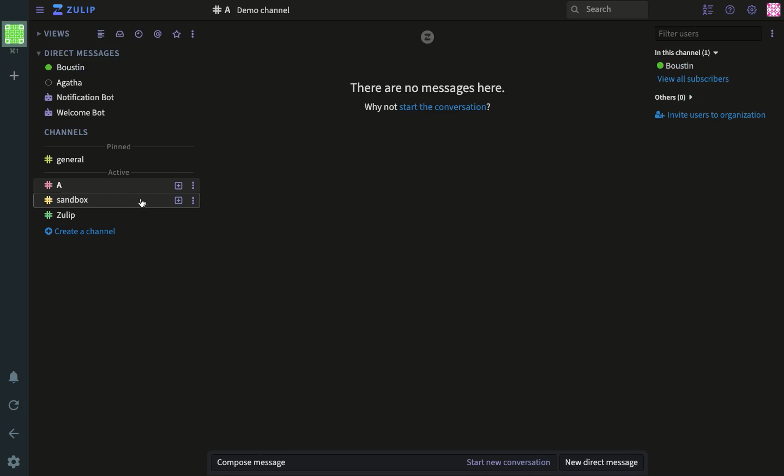 The width and height of the screenshot is (784, 476). I want to click on Start the conversation, so click(506, 463).